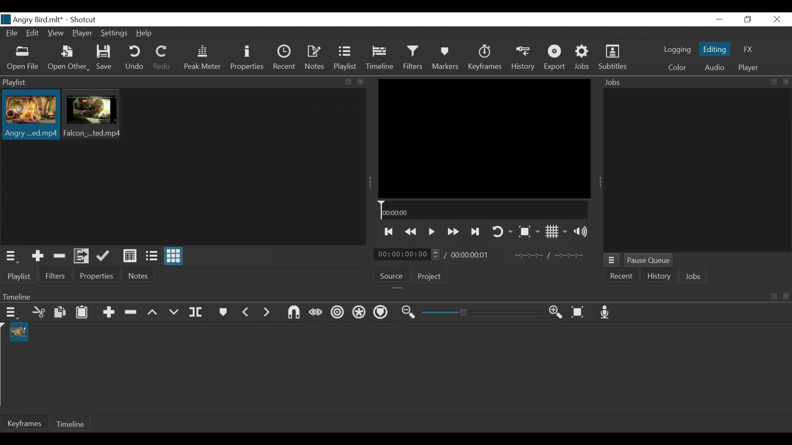 Image resolution: width=792 pixels, height=445 pixels. What do you see at coordinates (224, 313) in the screenshot?
I see `Markers` at bounding box center [224, 313].